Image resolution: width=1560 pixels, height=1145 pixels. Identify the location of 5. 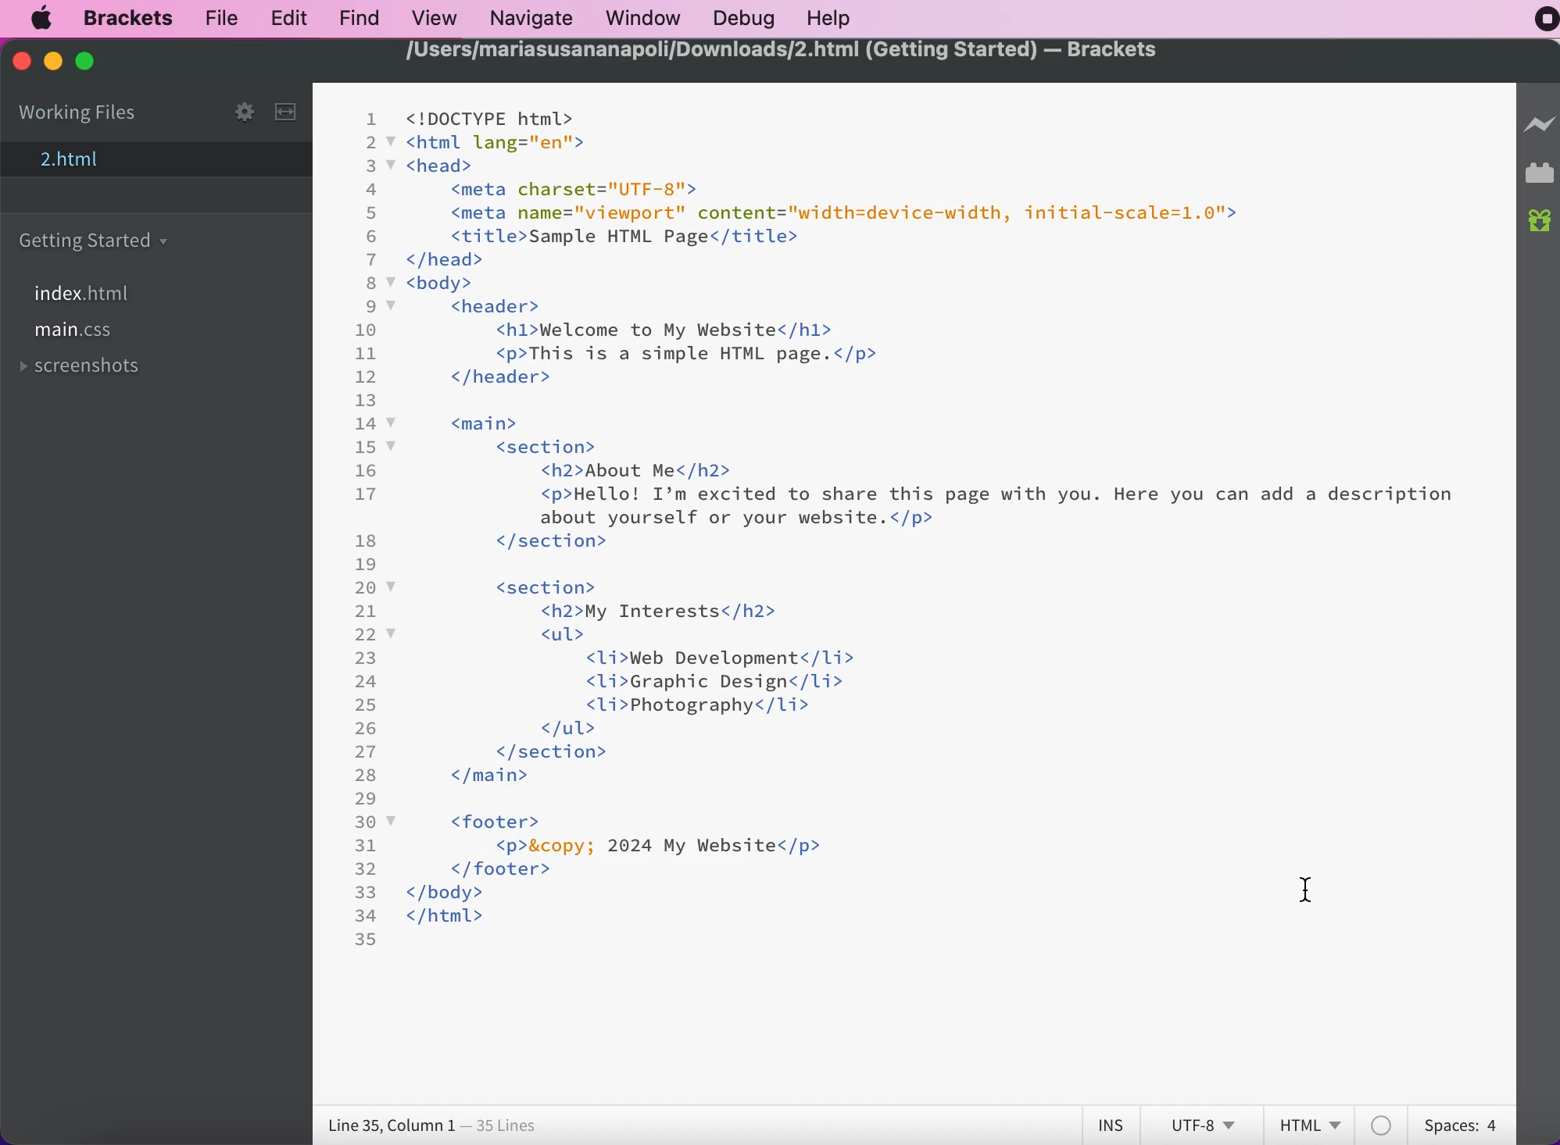
(370, 213).